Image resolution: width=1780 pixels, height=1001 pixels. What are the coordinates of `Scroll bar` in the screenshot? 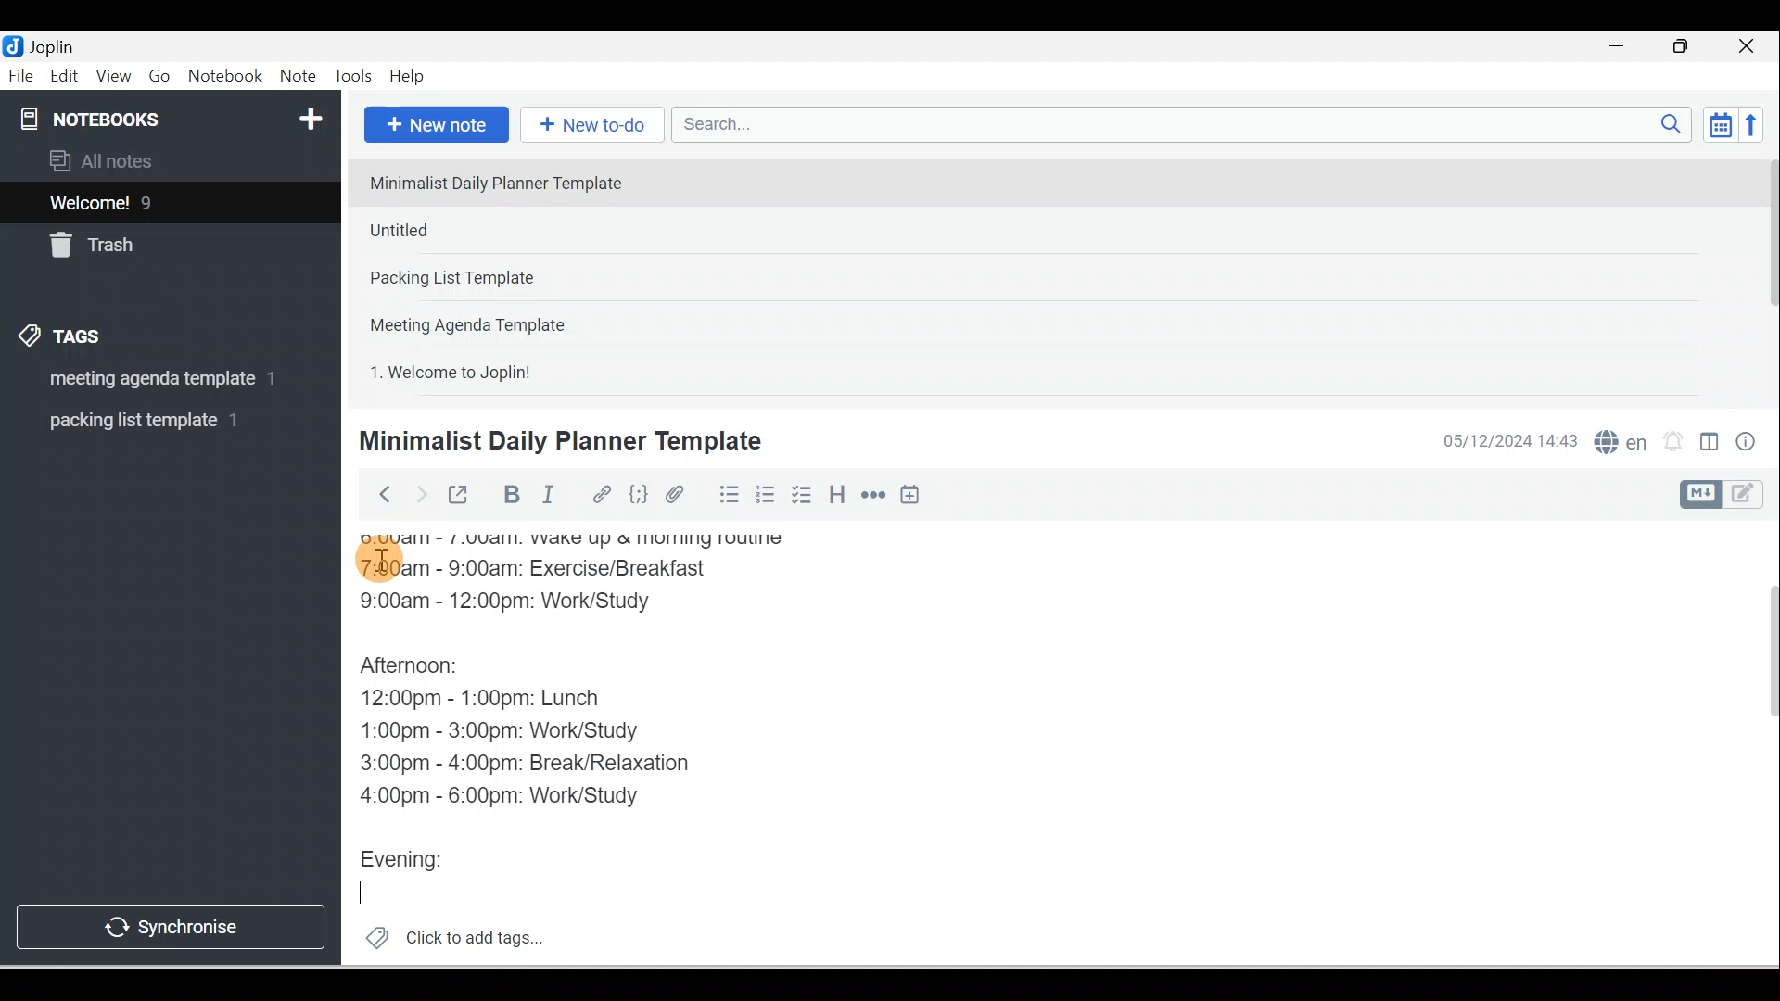 It's located at (1765, 274).